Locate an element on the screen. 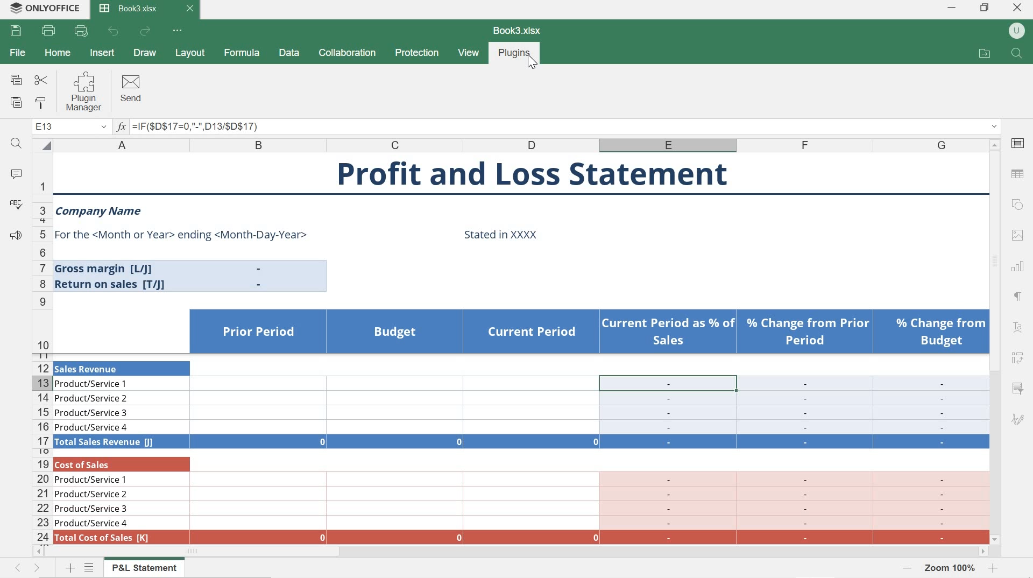  signature is located at coordinates (1017, 421).